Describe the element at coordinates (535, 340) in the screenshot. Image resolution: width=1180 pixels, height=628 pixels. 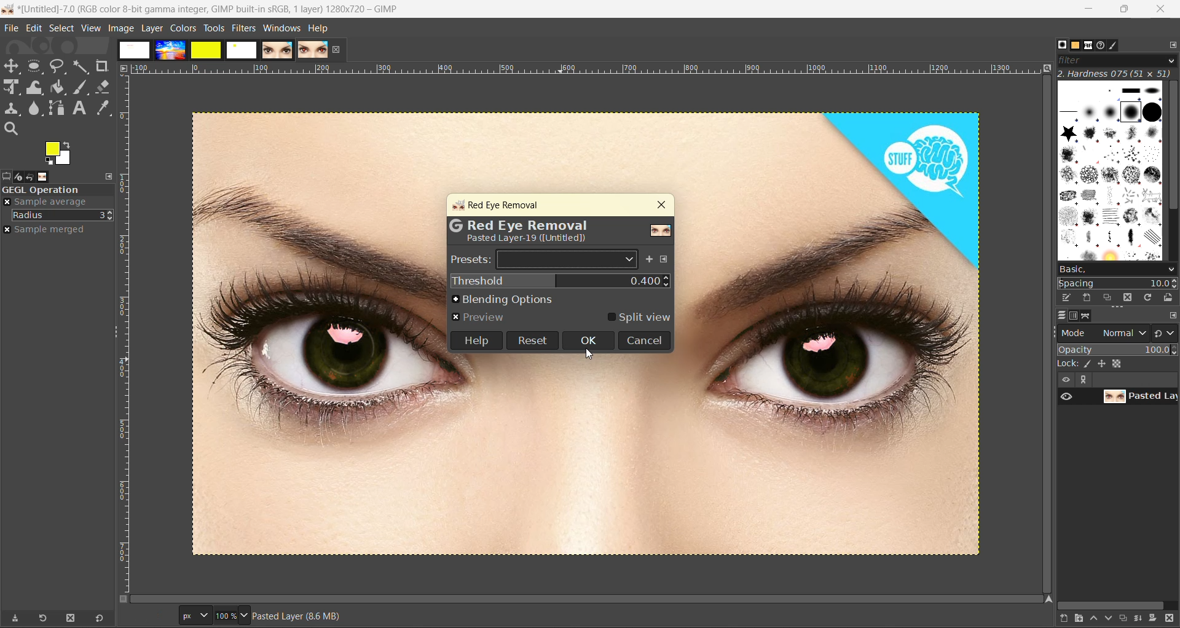
I see `reset` at that location.